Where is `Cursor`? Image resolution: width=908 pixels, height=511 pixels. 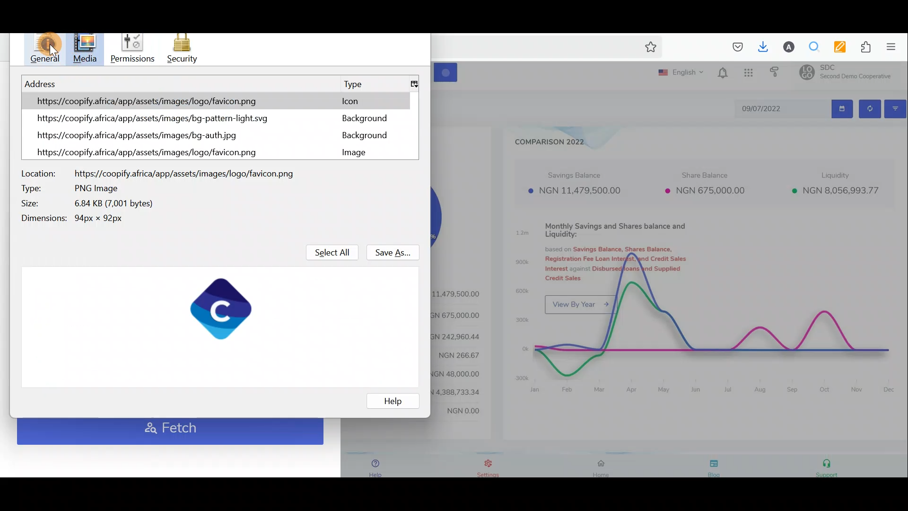 Cursor is located at coordinates (87, 49).